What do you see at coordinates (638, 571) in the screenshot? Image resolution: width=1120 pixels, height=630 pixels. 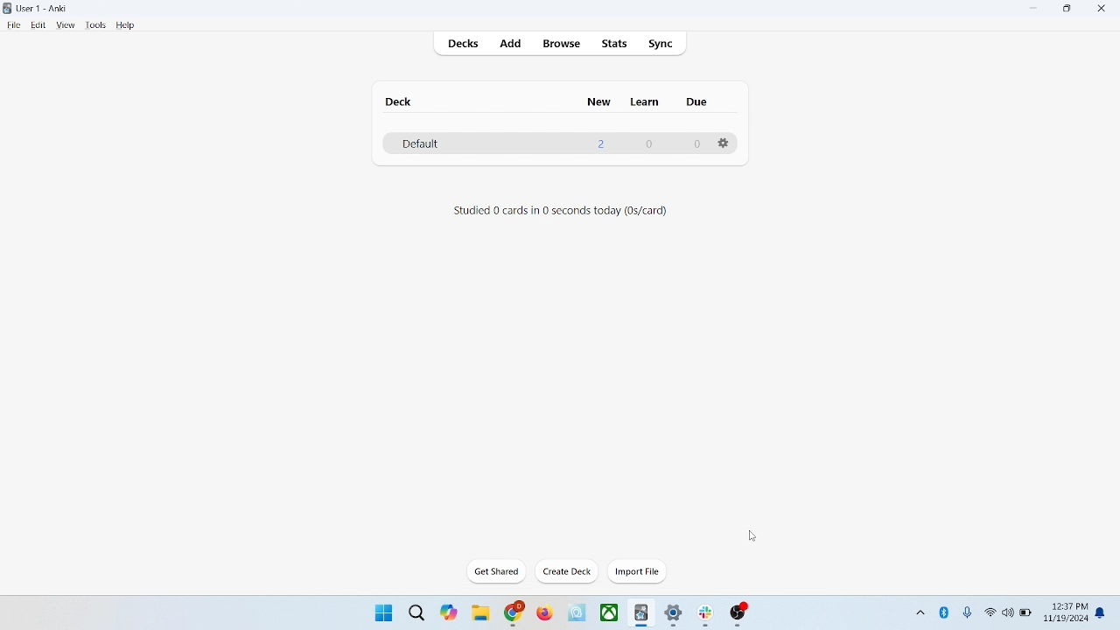 I see `import file` at bounding box center [638, 571].